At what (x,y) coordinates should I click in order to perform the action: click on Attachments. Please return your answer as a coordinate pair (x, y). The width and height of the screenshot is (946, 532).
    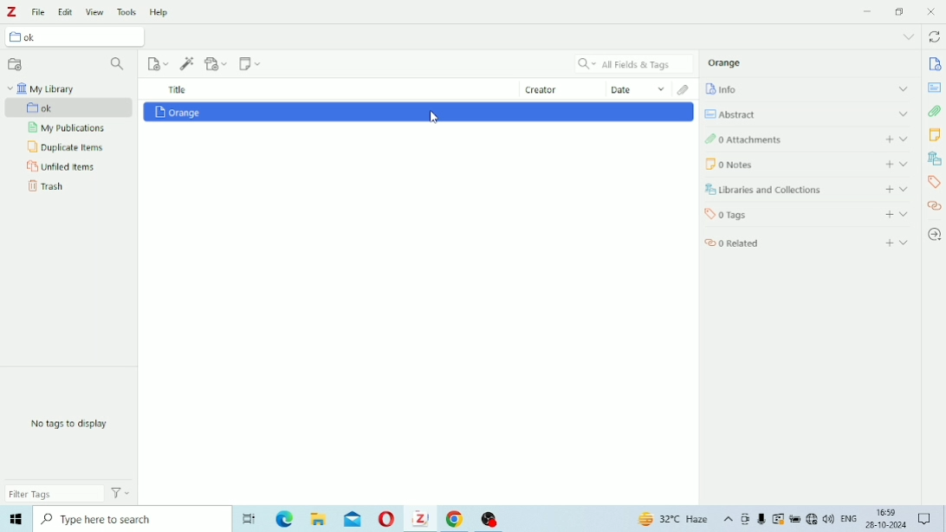
    Looking at the image, I should click on (935, 111).